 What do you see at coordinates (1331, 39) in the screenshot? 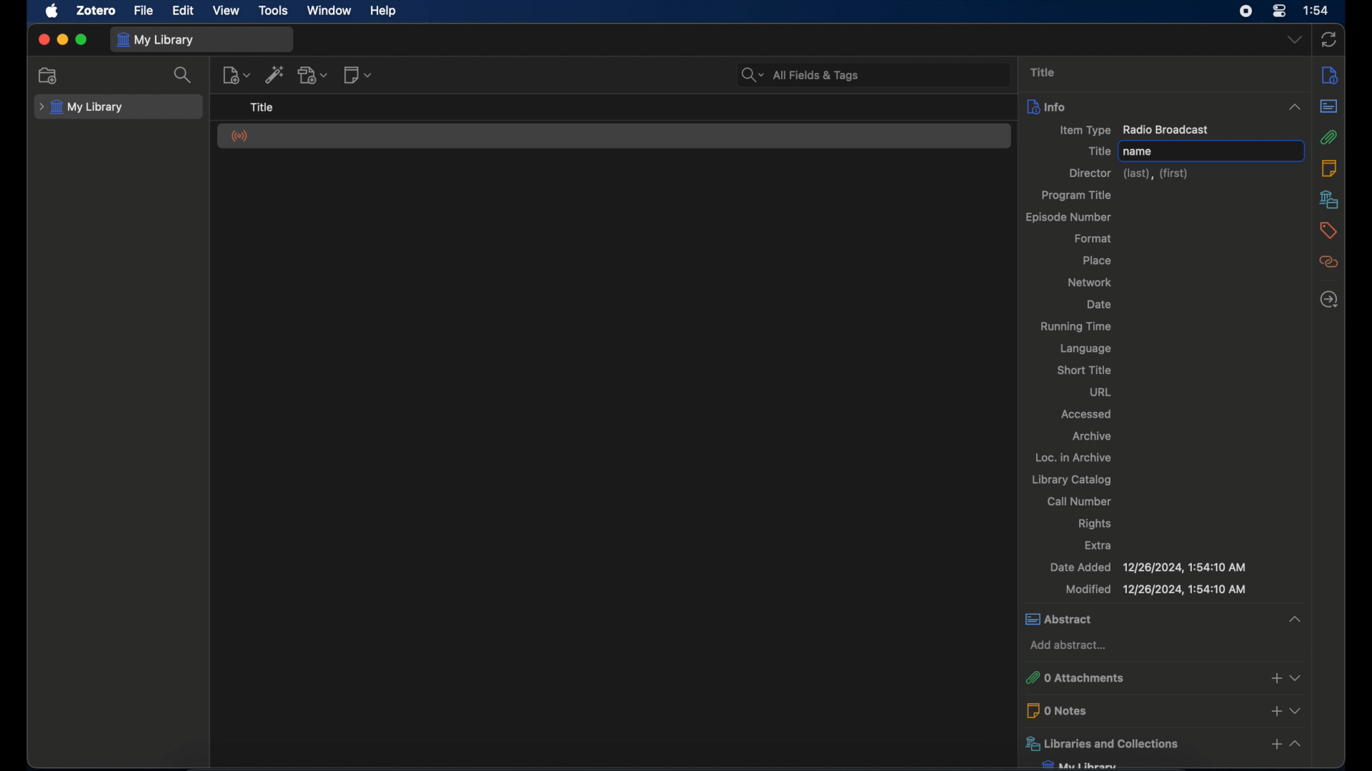
I see `sync` at bounding box center [1331, 39].